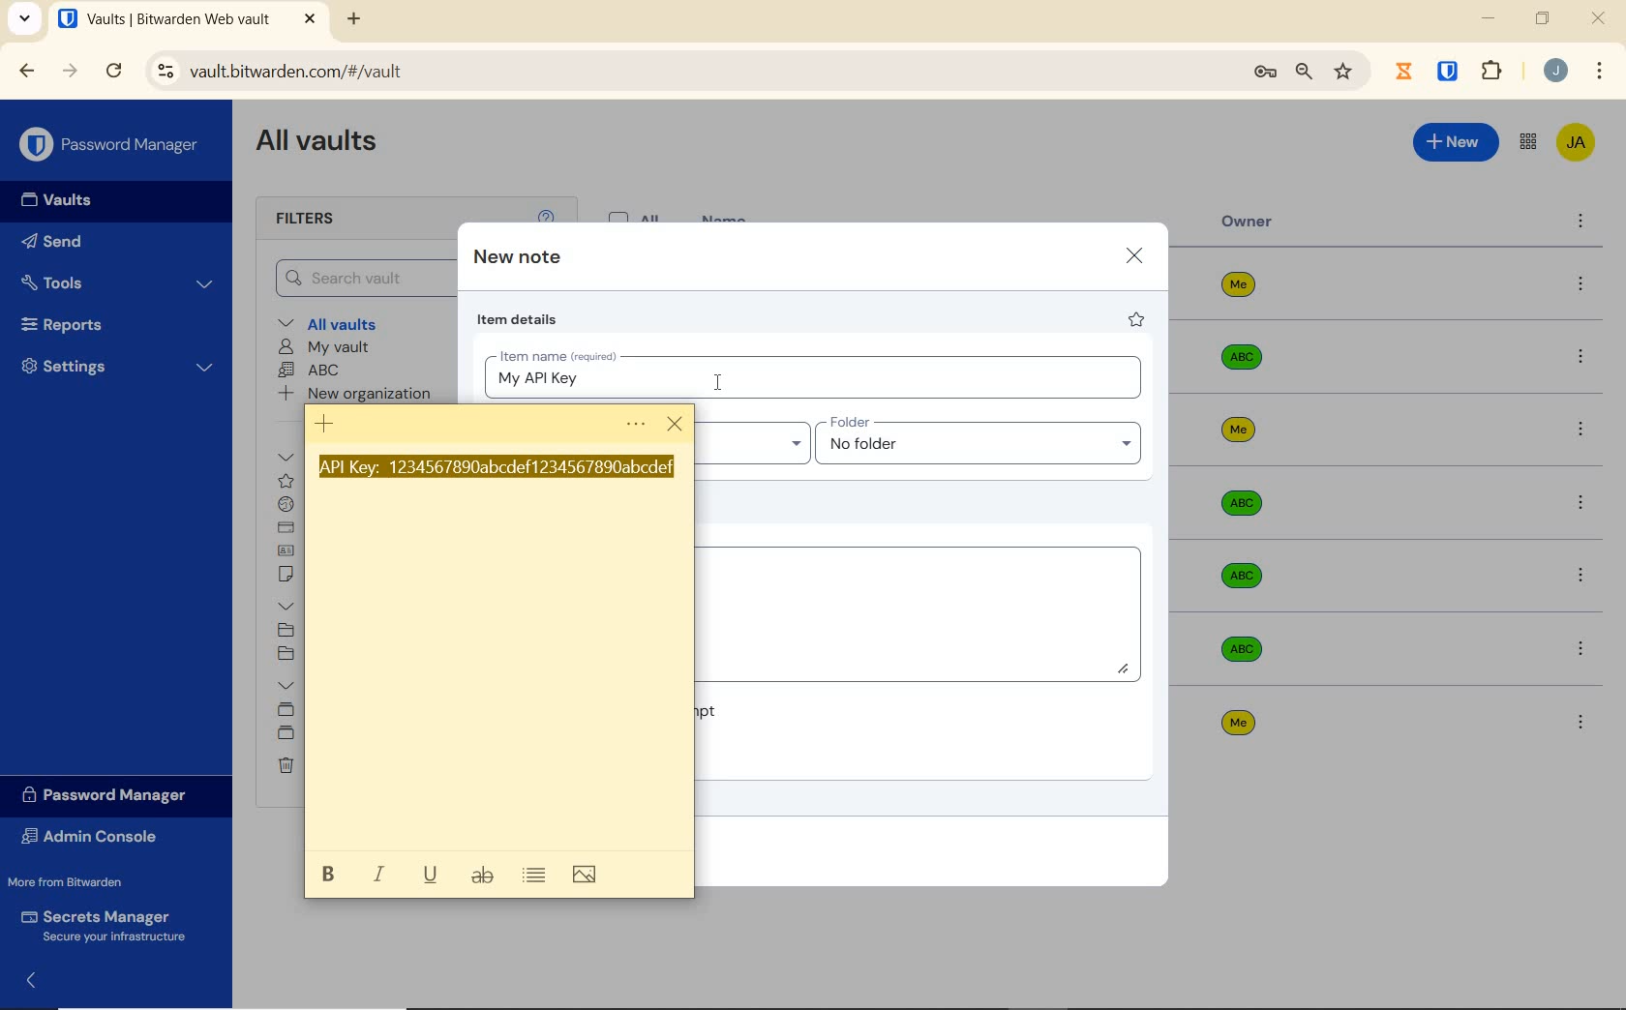 The height and width of the screenshot is (1010, 1626). Describe the element at coordinates (677, 426) in the screenshot. I see `cursor` at that location.